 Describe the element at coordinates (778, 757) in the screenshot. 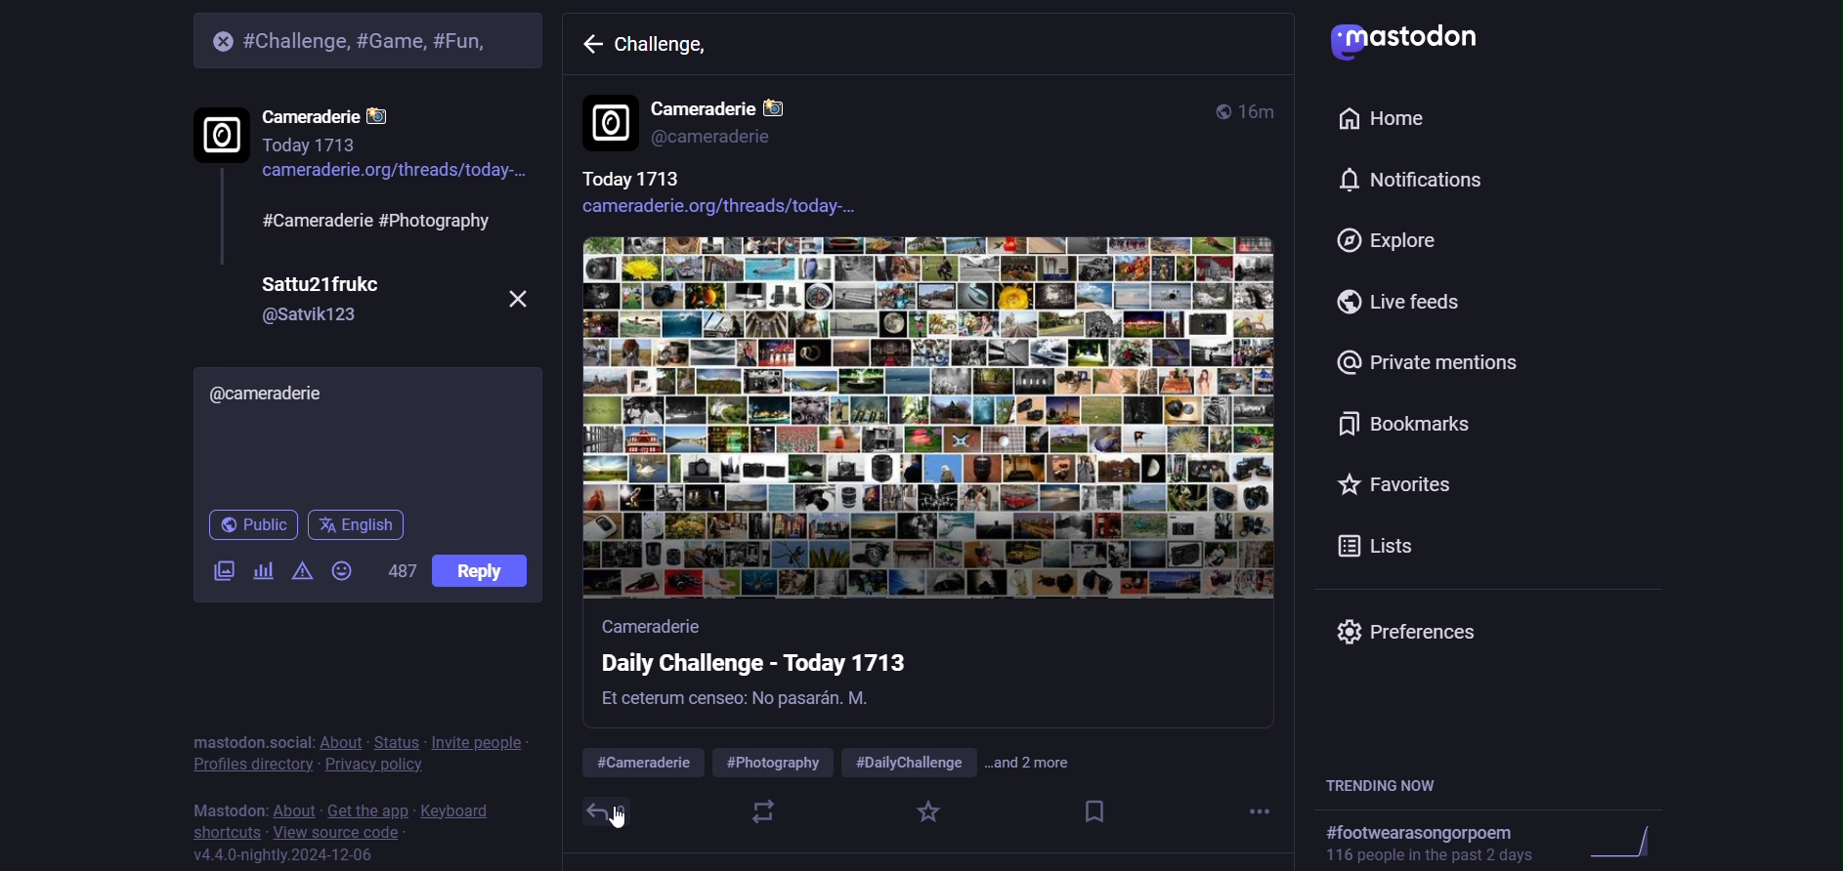

I see `#Cameraderie ~~ #Photography ~~ #DailyChallenge` at that location.